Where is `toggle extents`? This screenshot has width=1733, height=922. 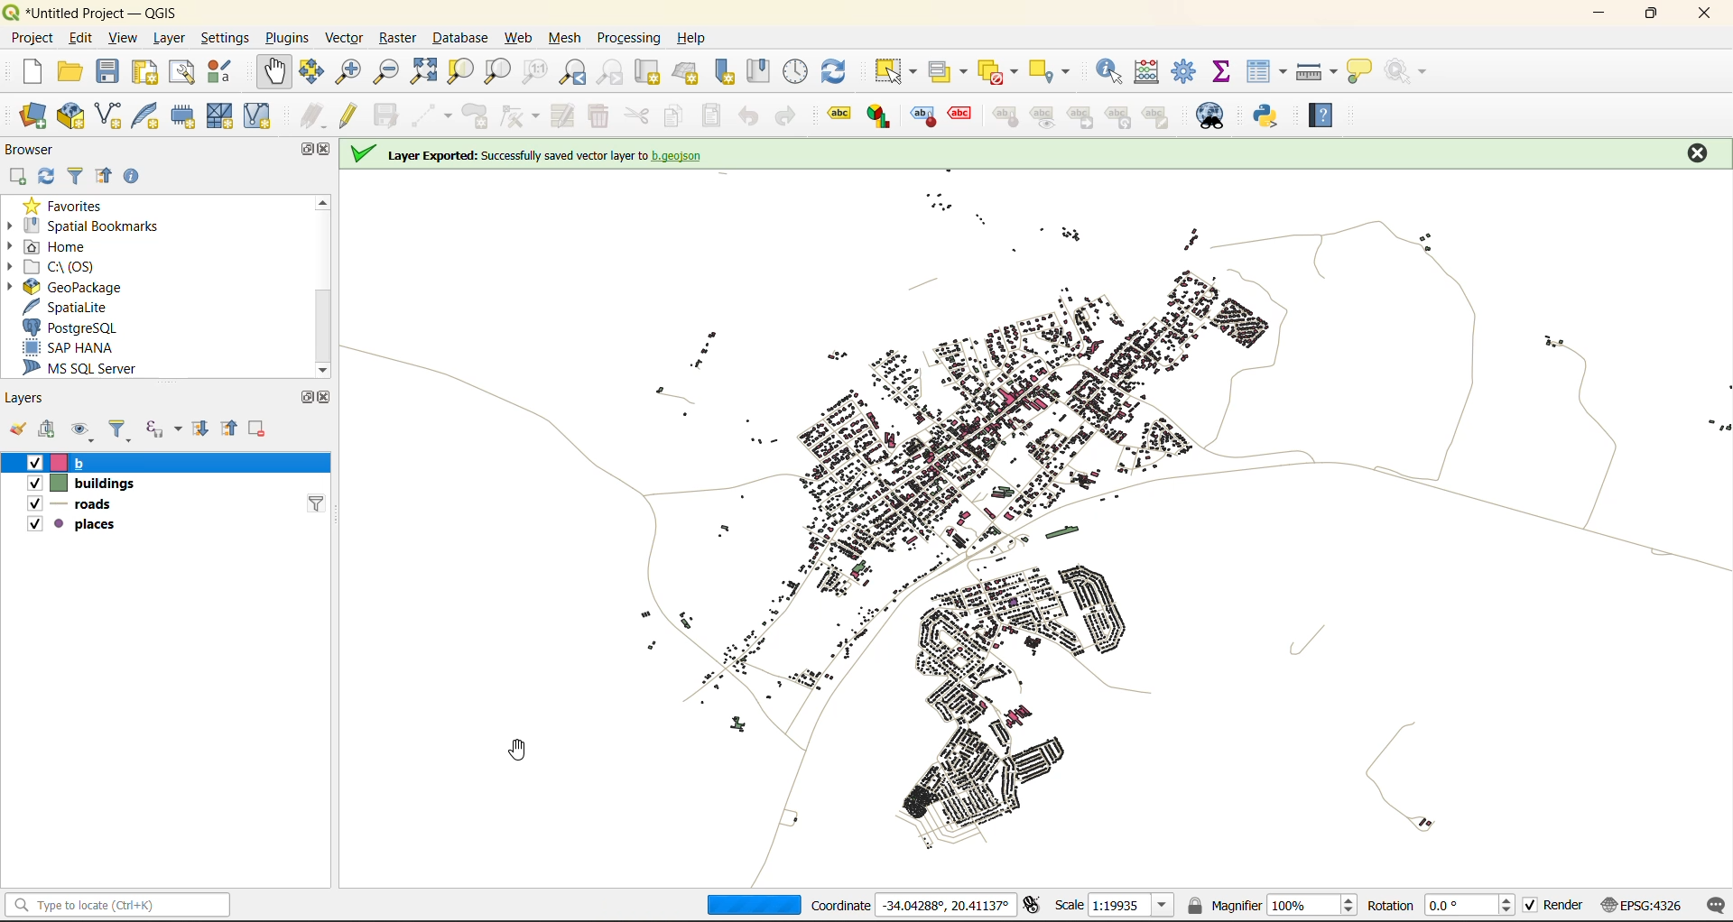
toggle extents is located at coordinates (1035, 906).